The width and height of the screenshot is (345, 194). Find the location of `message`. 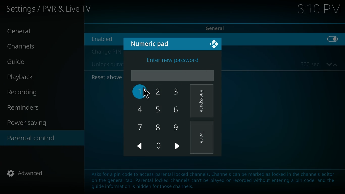

message is located at coordinates (210, 179).